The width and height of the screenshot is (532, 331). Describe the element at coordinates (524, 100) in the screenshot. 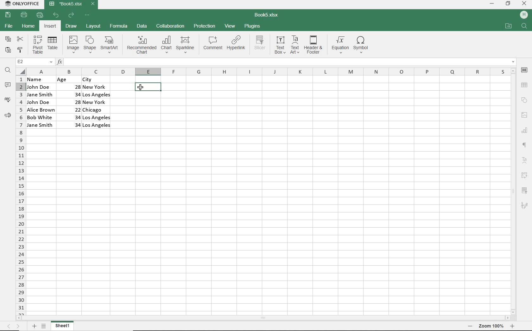

I see `SHAPE` at that location.